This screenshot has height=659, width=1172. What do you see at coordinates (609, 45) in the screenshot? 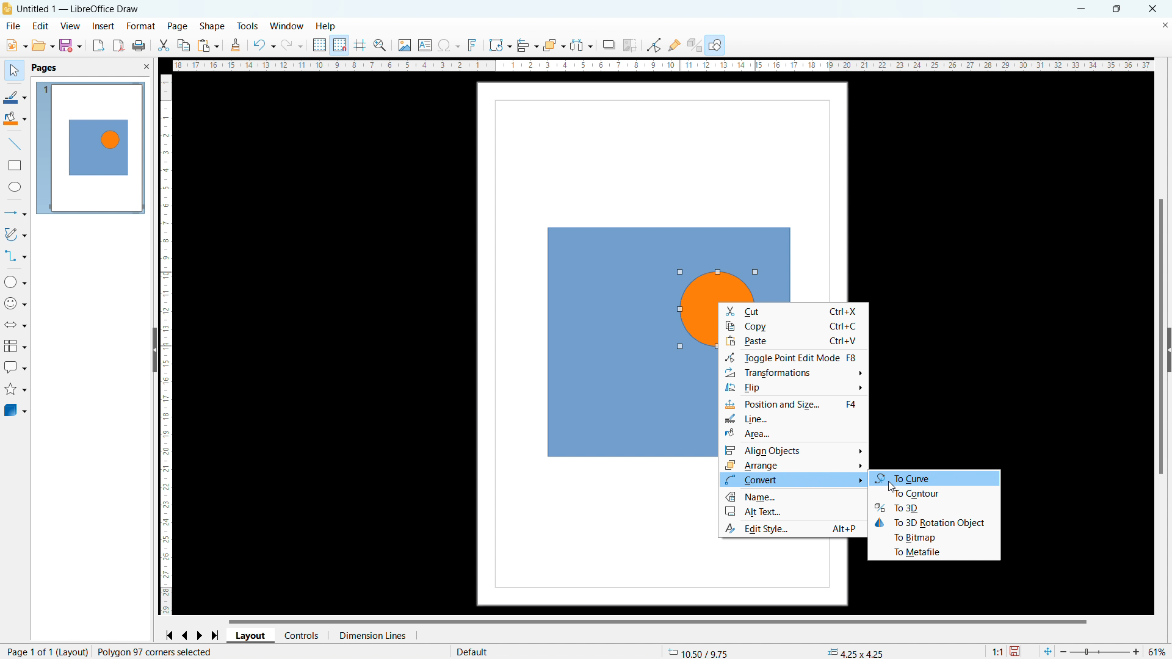
I see `shadow` at bounding box center [609, 45].